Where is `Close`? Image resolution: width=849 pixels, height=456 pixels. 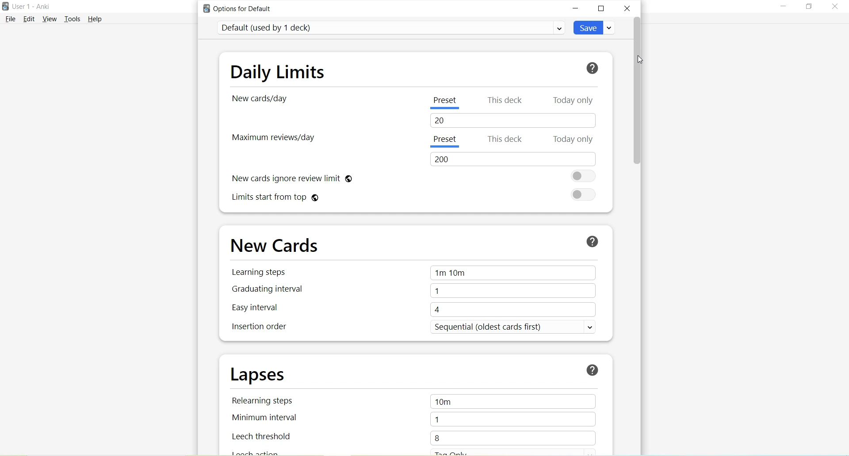 Close is located at coordinates (627, 8).